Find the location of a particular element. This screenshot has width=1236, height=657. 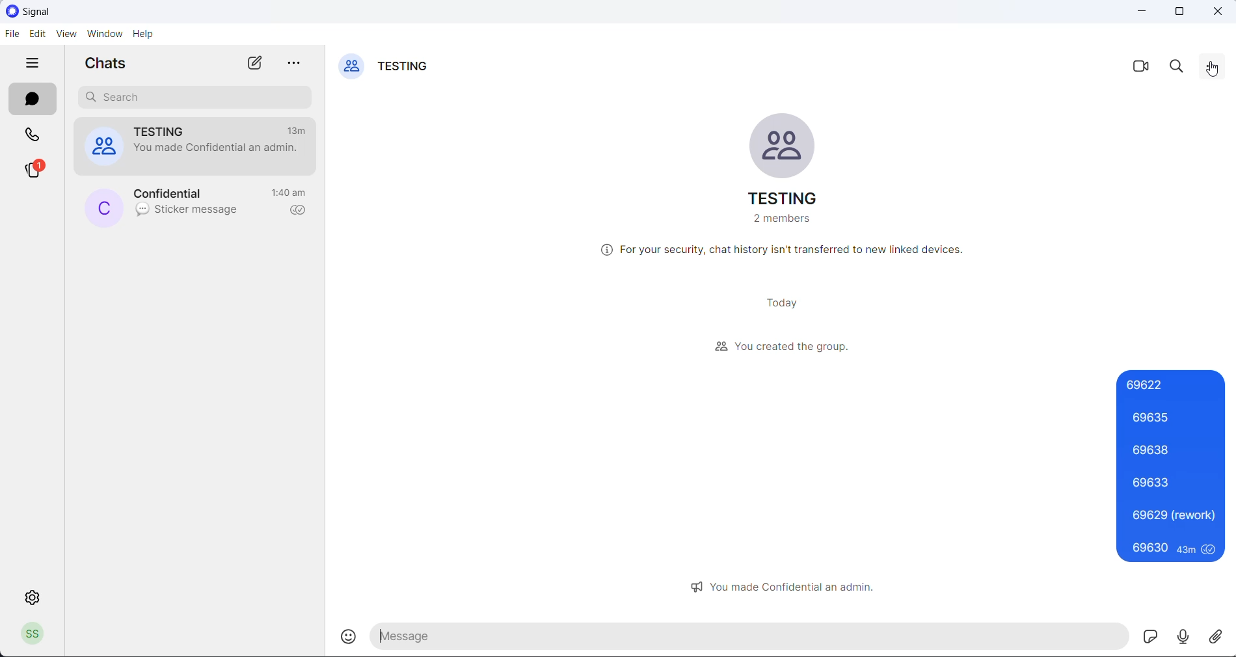

69622 69635 69638 69633 69629 (rework)69630 43m seen is located at coordinates (1172, 465).